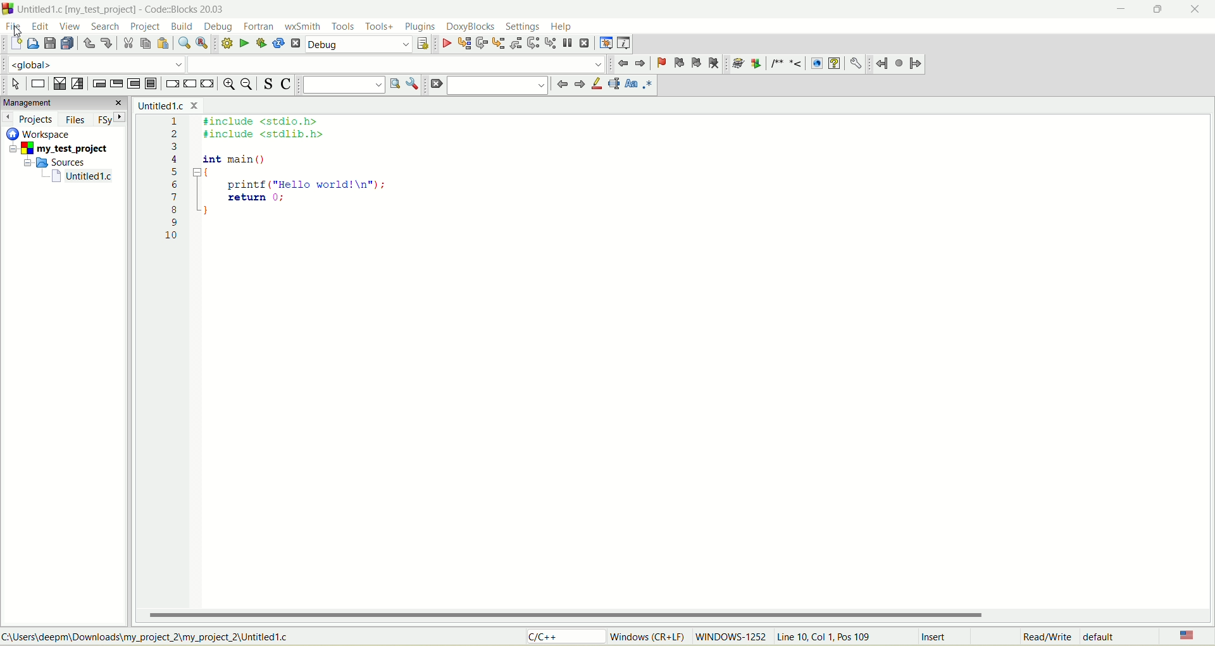 The width and height of the screenshot is (1215, 646). Describe the element at coordinates (296, 46) in the screenshot. I see `abort` at that location.